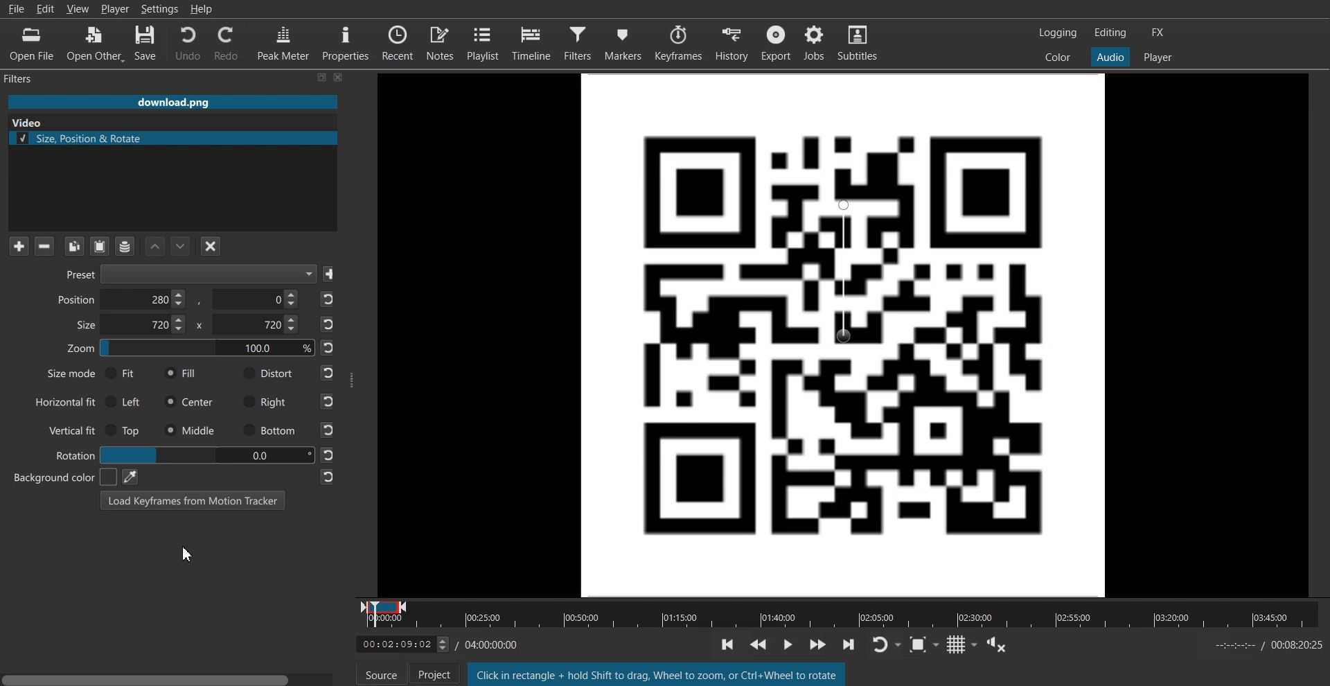 The image size is (1330, 686). Describe the element at coordinates (1159, 58) in the screenshot. I see `Switch to the Player one layout` at that location.